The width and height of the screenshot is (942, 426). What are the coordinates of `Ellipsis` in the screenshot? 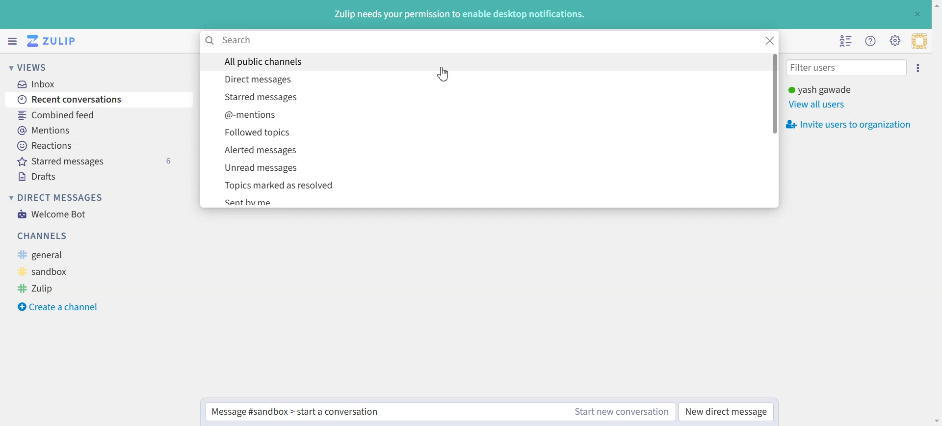 It's located at (920, 68).